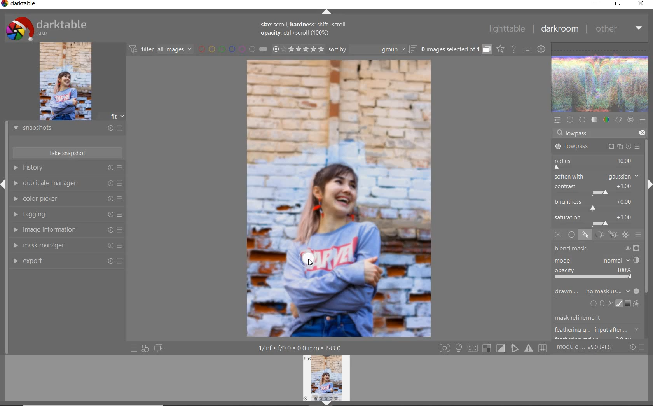 The width and height of the screenshot is (653, 406). What do you see at coordinates (612, 292) in the screenshot?
I see `no mask` at bounding box center [612, 292].